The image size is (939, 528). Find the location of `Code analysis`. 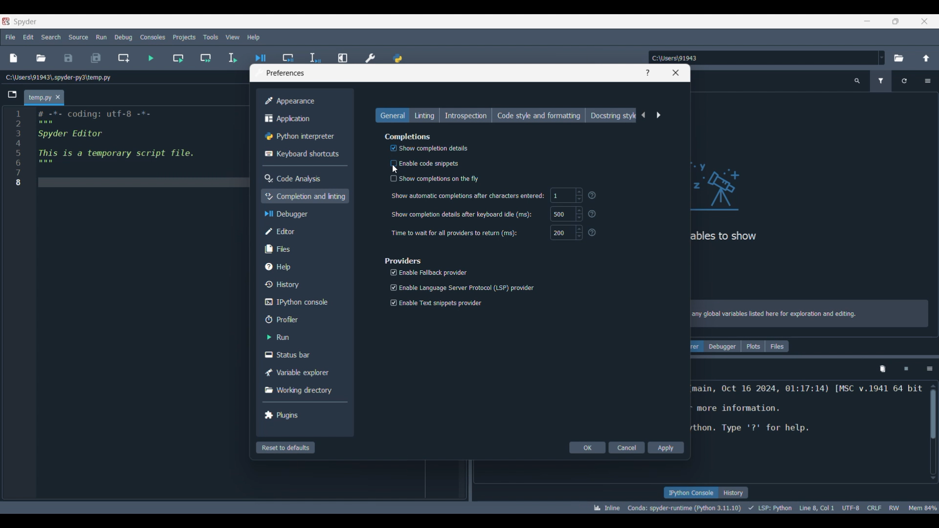

Code analysis is located at coordinates (302, 178).